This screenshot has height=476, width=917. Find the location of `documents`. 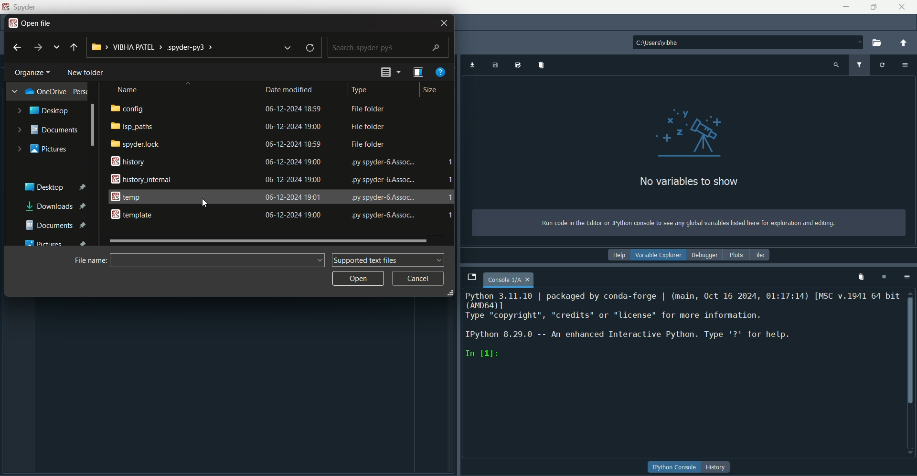

documents is located at coordinates (47, 130).